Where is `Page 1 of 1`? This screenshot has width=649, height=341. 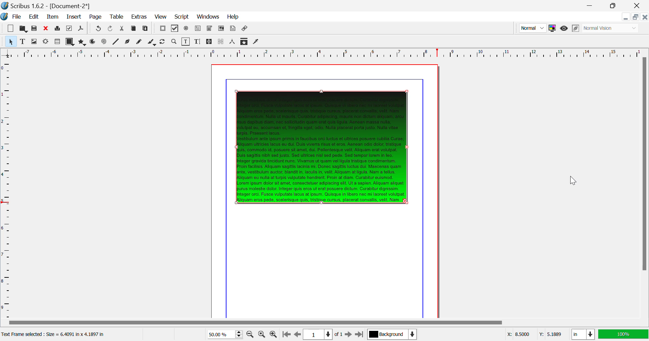 Page 1 of 1 is located at coordinates (322, 334).